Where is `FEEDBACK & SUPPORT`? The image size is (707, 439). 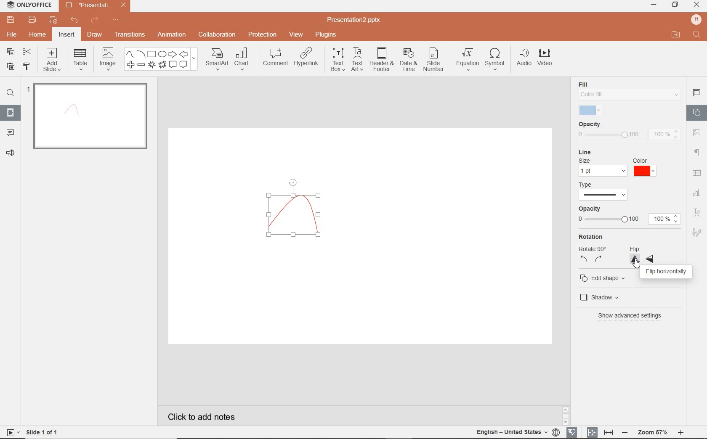 FEEDBACK & SUPPORT is located at coordinates (10, 153).